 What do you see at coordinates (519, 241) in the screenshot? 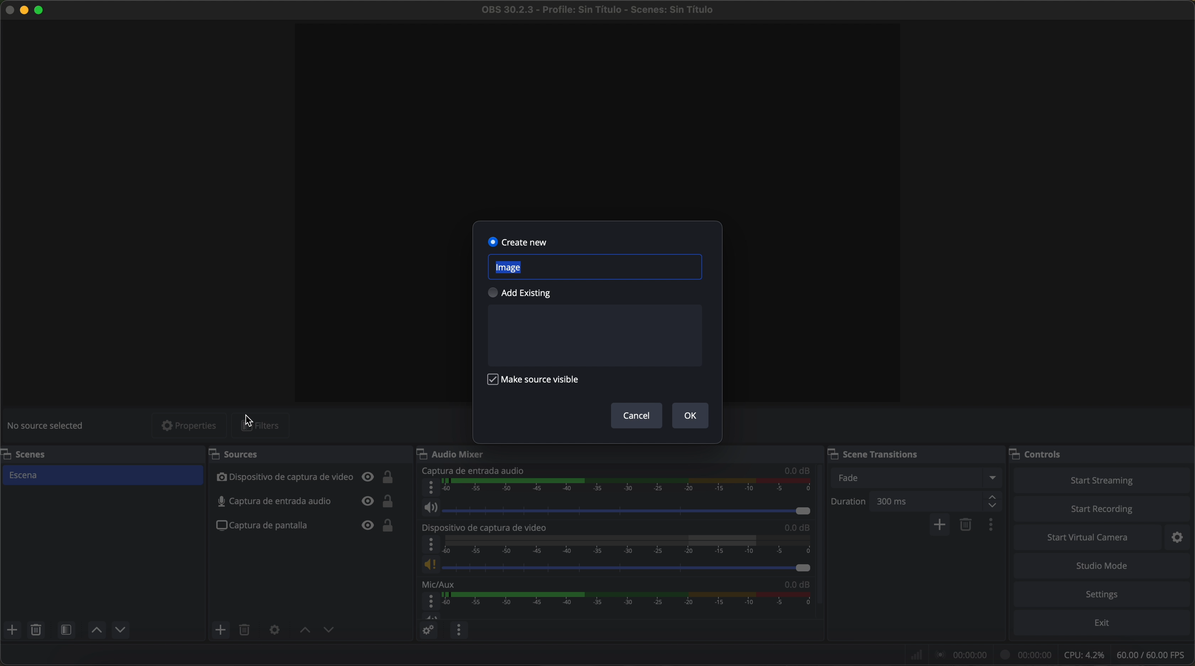
I see `create new selected` at bounding box center [519, 241].